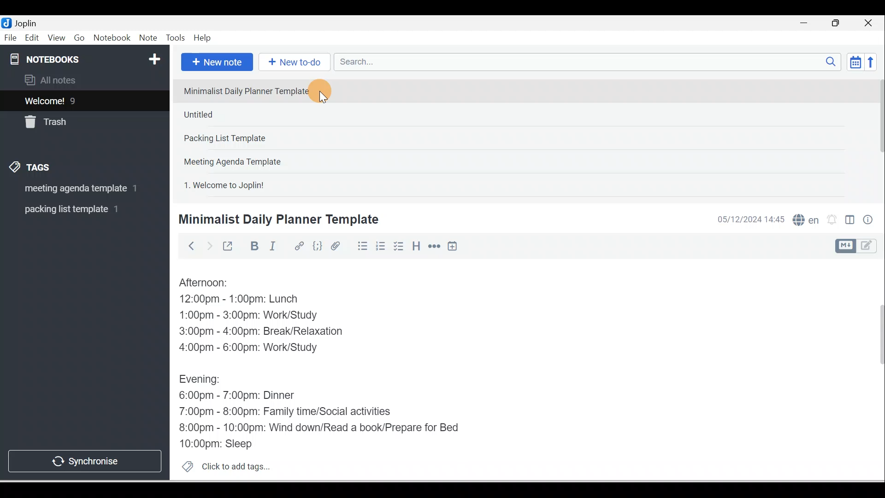 The image size is (885, 498). Describe the element at coordinates (221, 443) in the screenshot. I see `10:00pm: Sleep` at that location.